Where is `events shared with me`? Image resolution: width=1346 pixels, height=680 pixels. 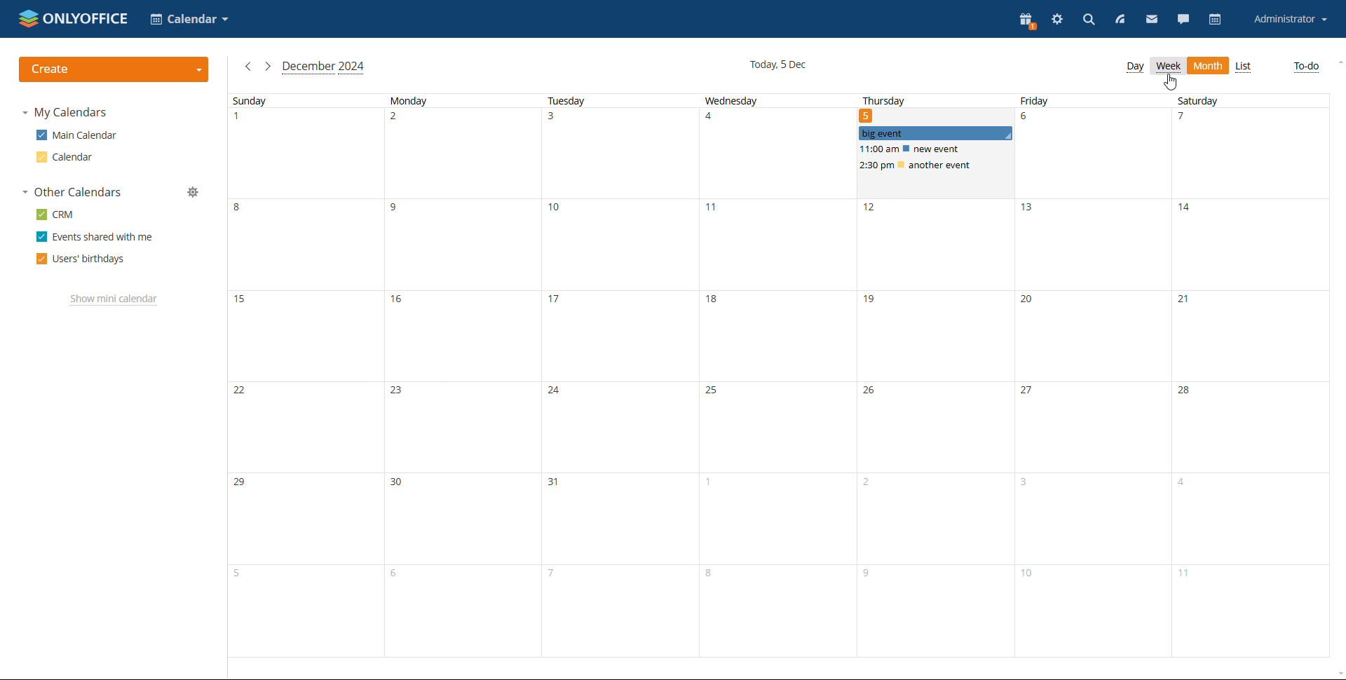
events shared with me is located at coordinates (95, 237).